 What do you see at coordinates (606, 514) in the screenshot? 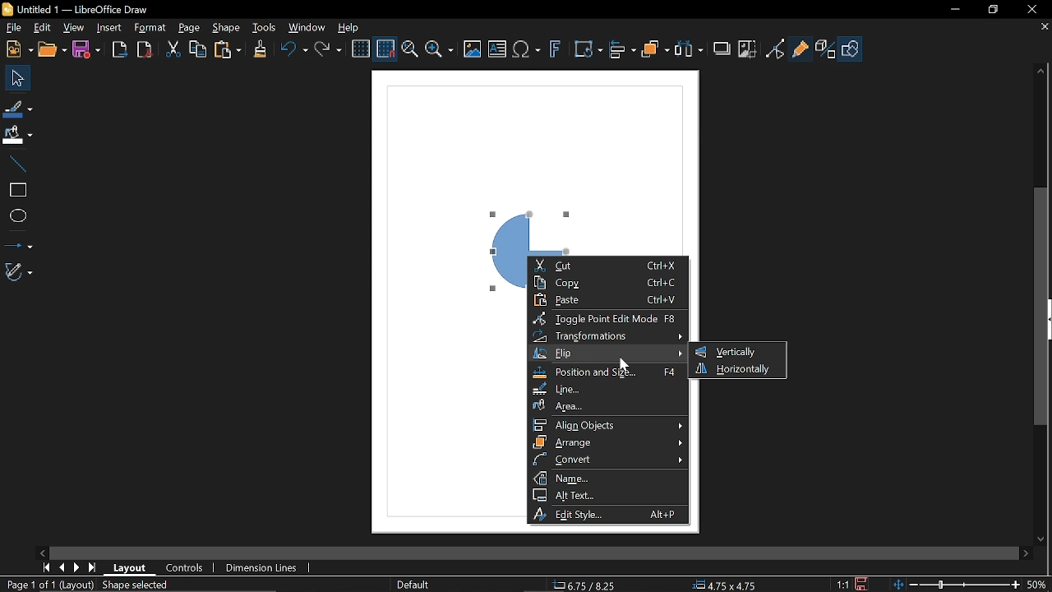
I see `Edit Style   Alt+P` at bounding box center [606, 514].